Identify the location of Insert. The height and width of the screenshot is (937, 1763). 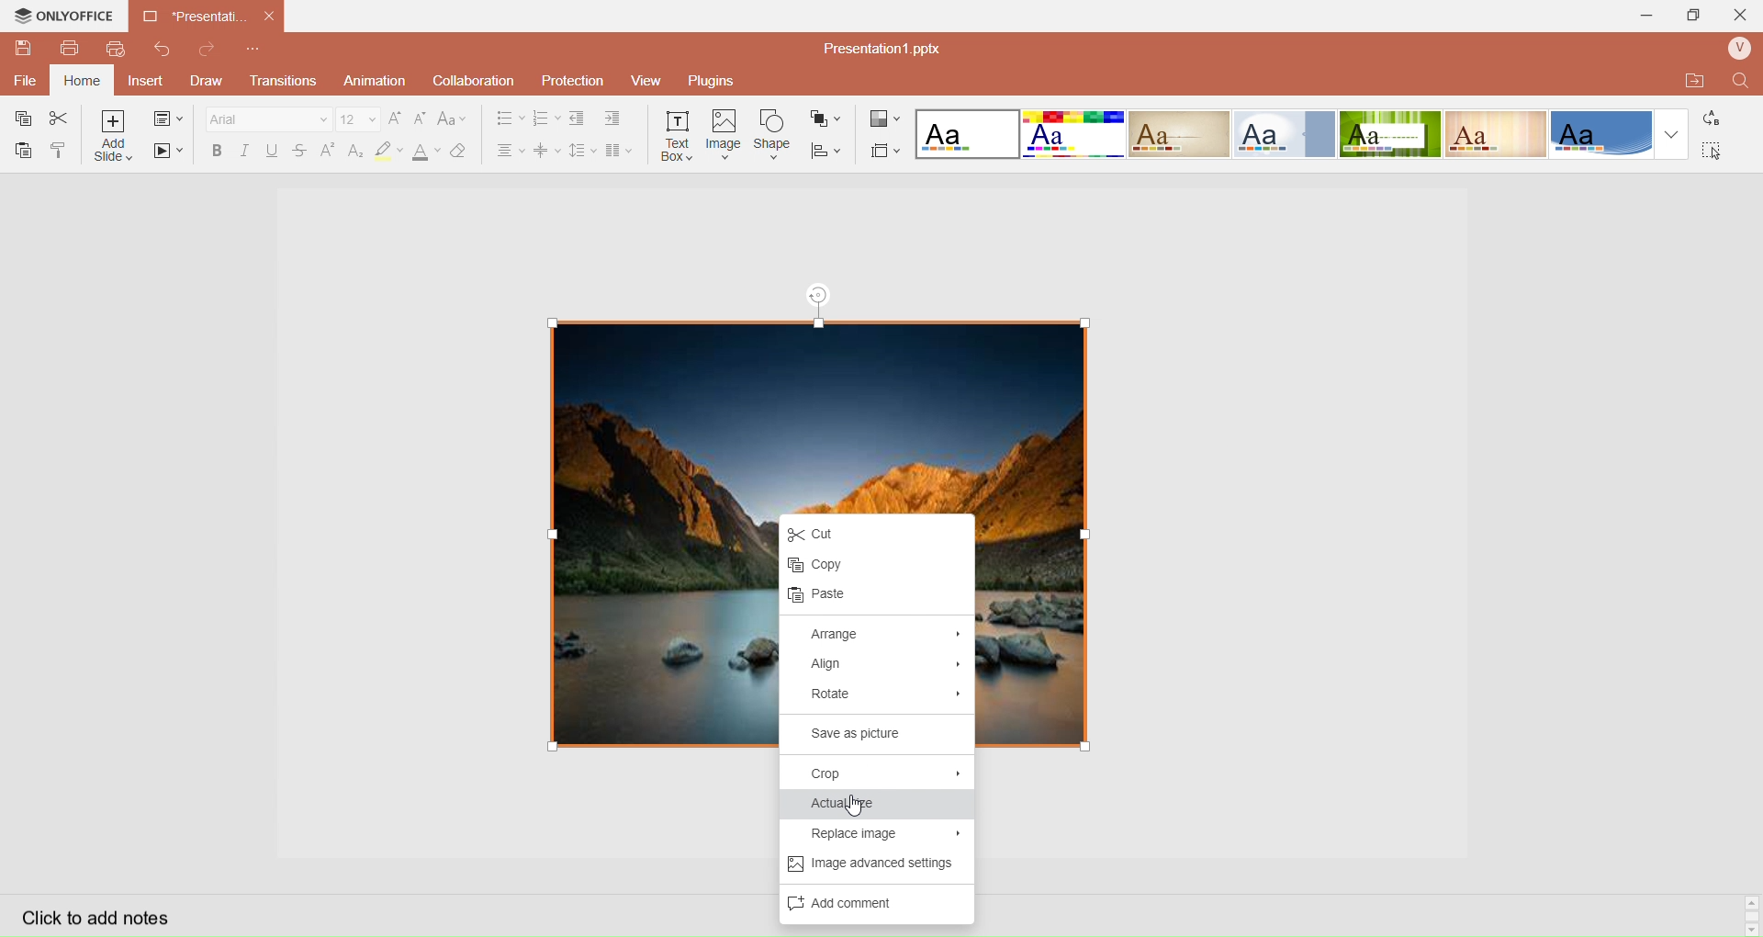
(147, 83).